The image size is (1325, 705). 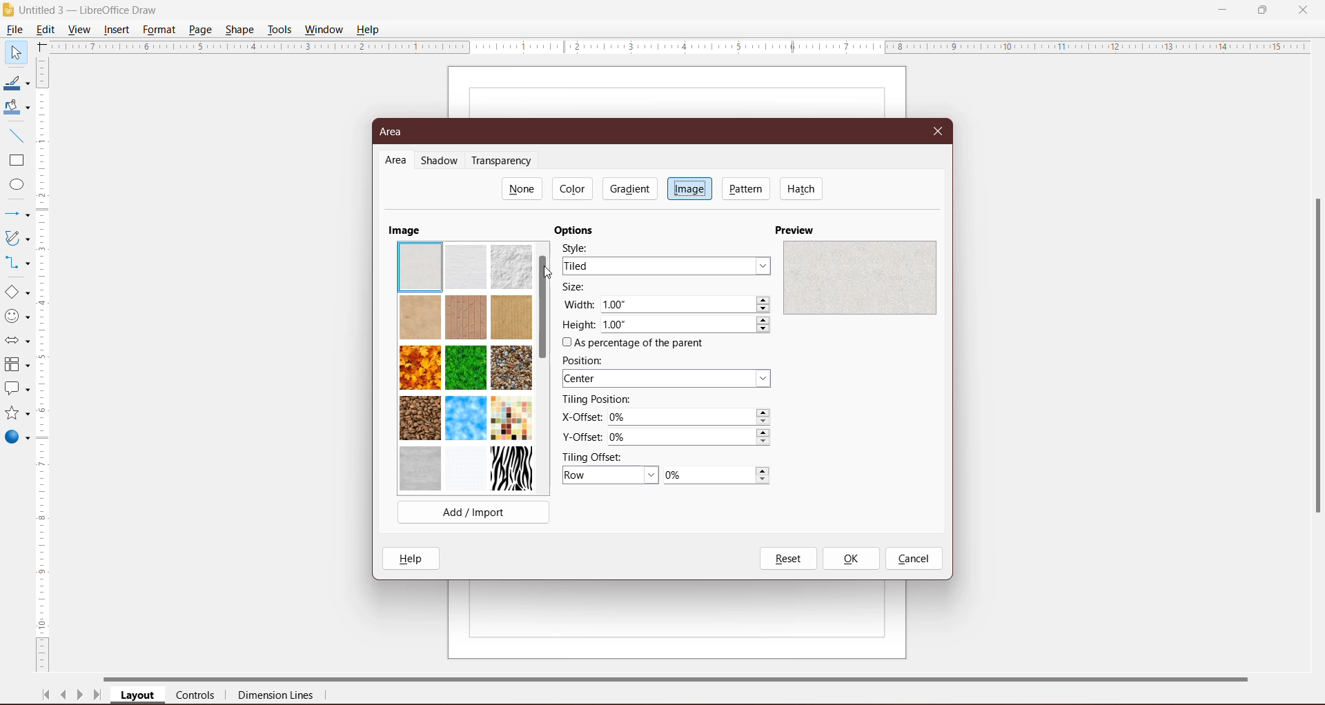 I want to click on Select, so click(x=15, y=52).